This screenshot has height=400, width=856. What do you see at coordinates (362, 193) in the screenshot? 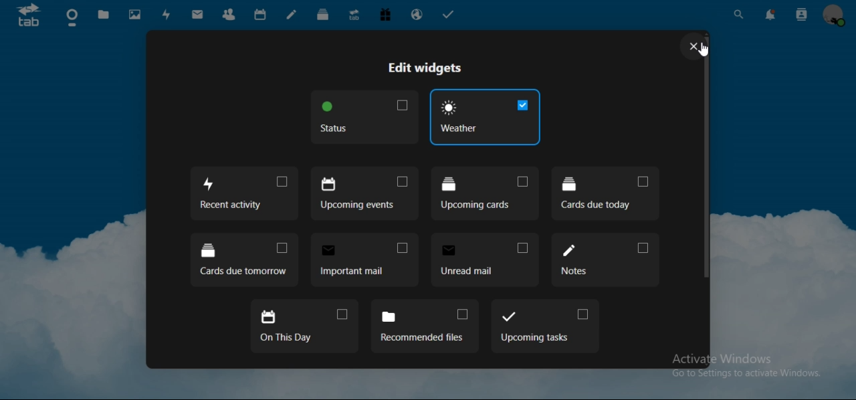
I see `upcoming events` at bounding box center [362, 193].